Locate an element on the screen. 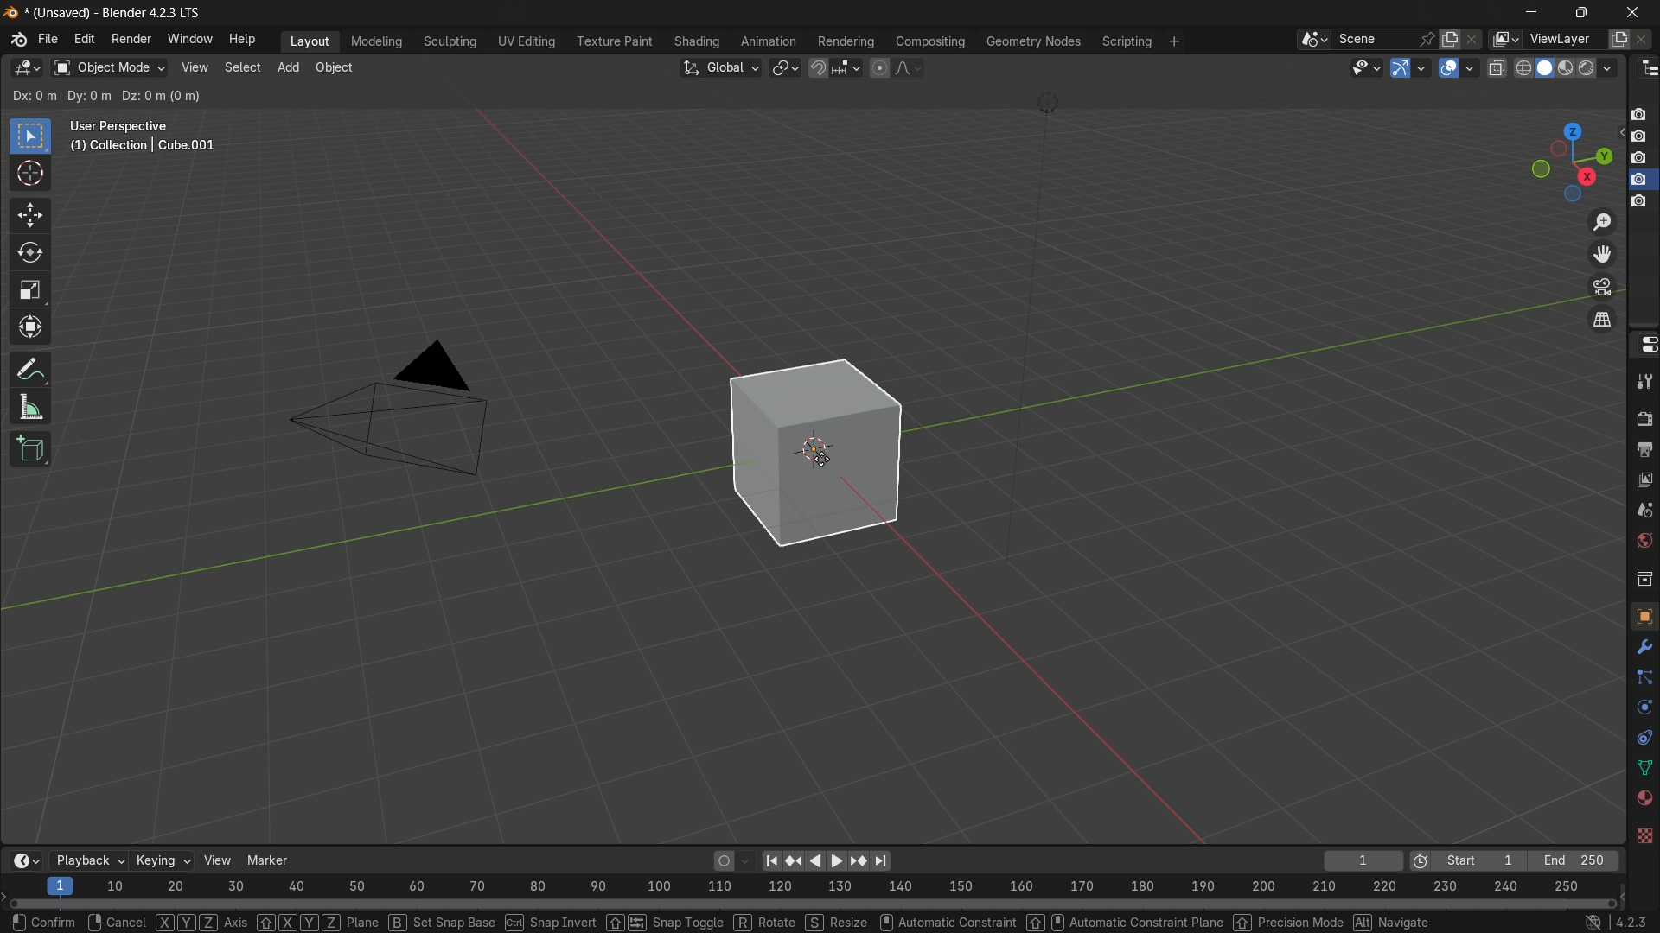  animation menu is located at coordinates (767, 39).